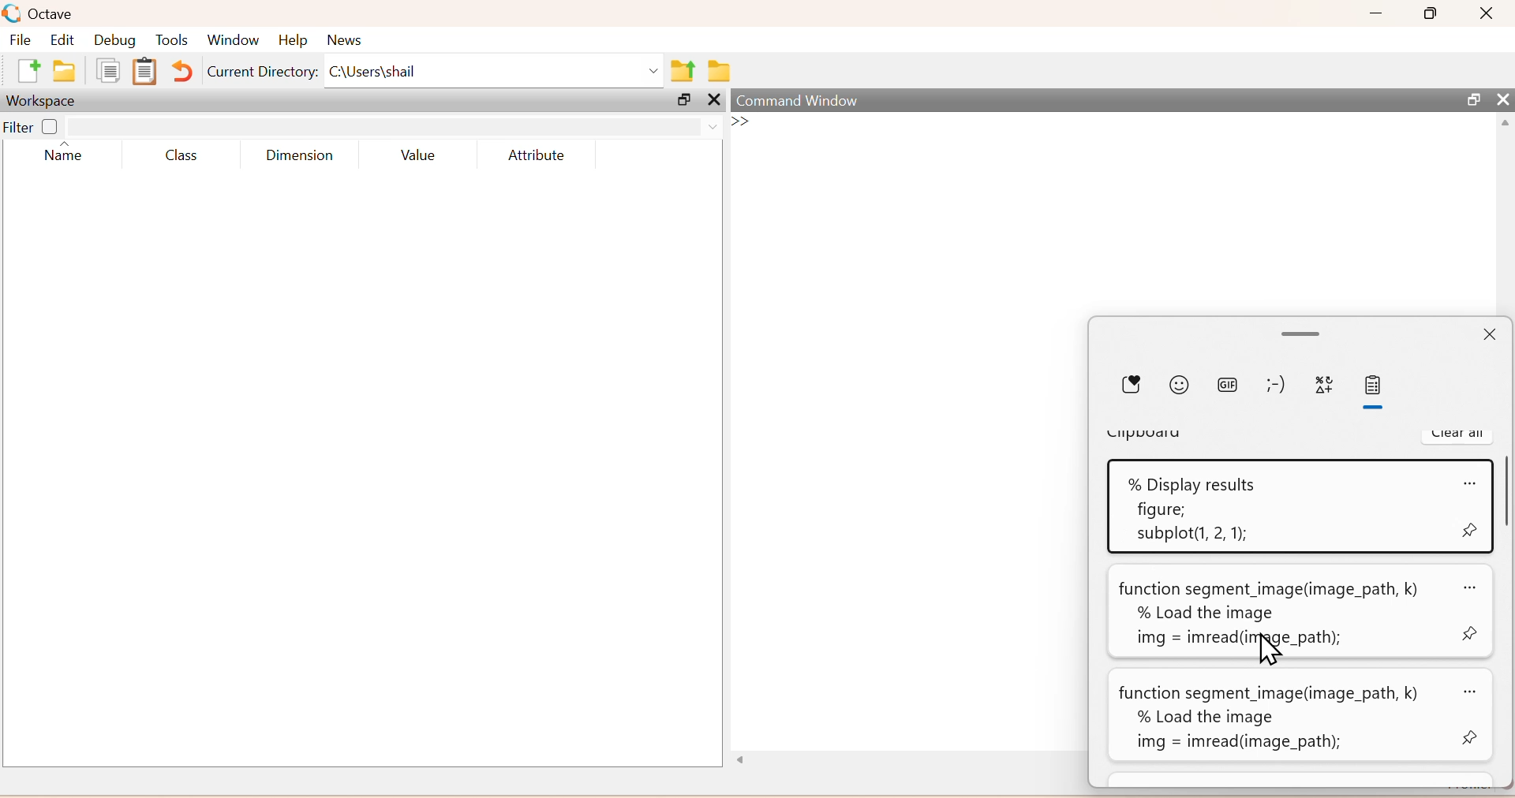 The height and width of the screenshot is (798, 1515). Describe the element at coordinates (1181, 386) in the screenshot. I see `emoji` at that location.